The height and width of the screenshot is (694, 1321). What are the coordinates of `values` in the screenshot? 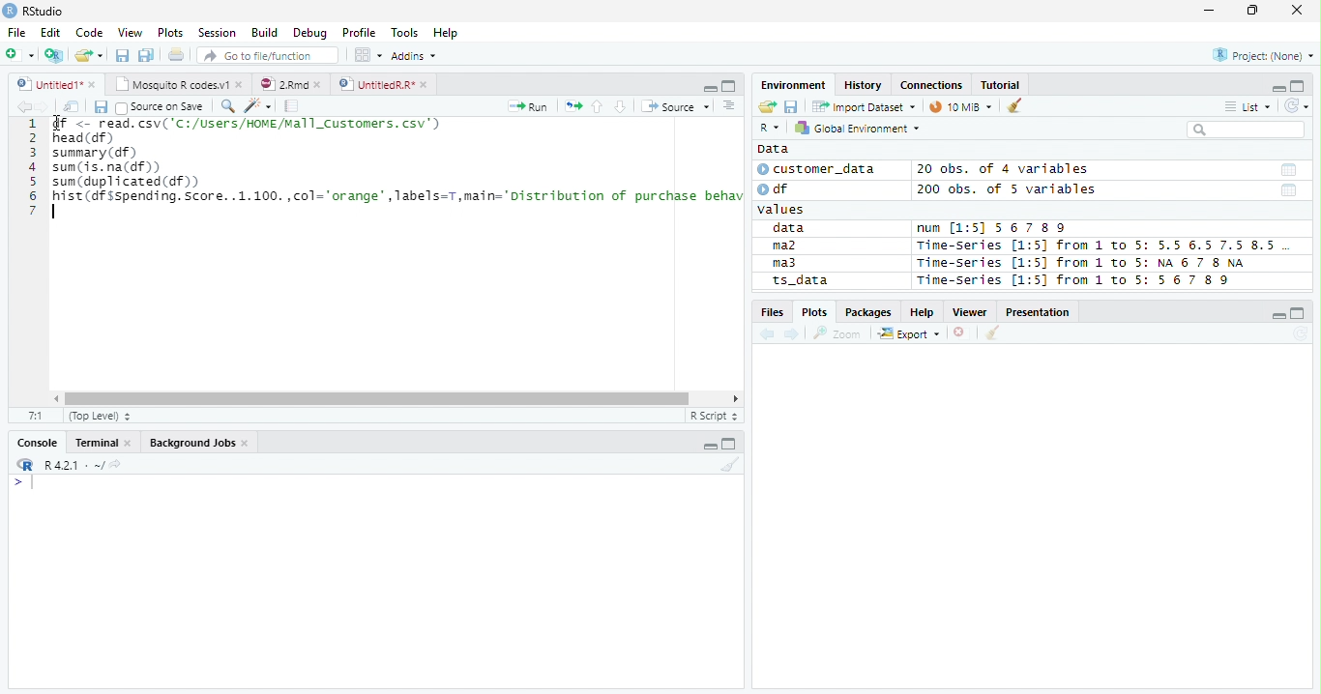 It's located at (783, 210).